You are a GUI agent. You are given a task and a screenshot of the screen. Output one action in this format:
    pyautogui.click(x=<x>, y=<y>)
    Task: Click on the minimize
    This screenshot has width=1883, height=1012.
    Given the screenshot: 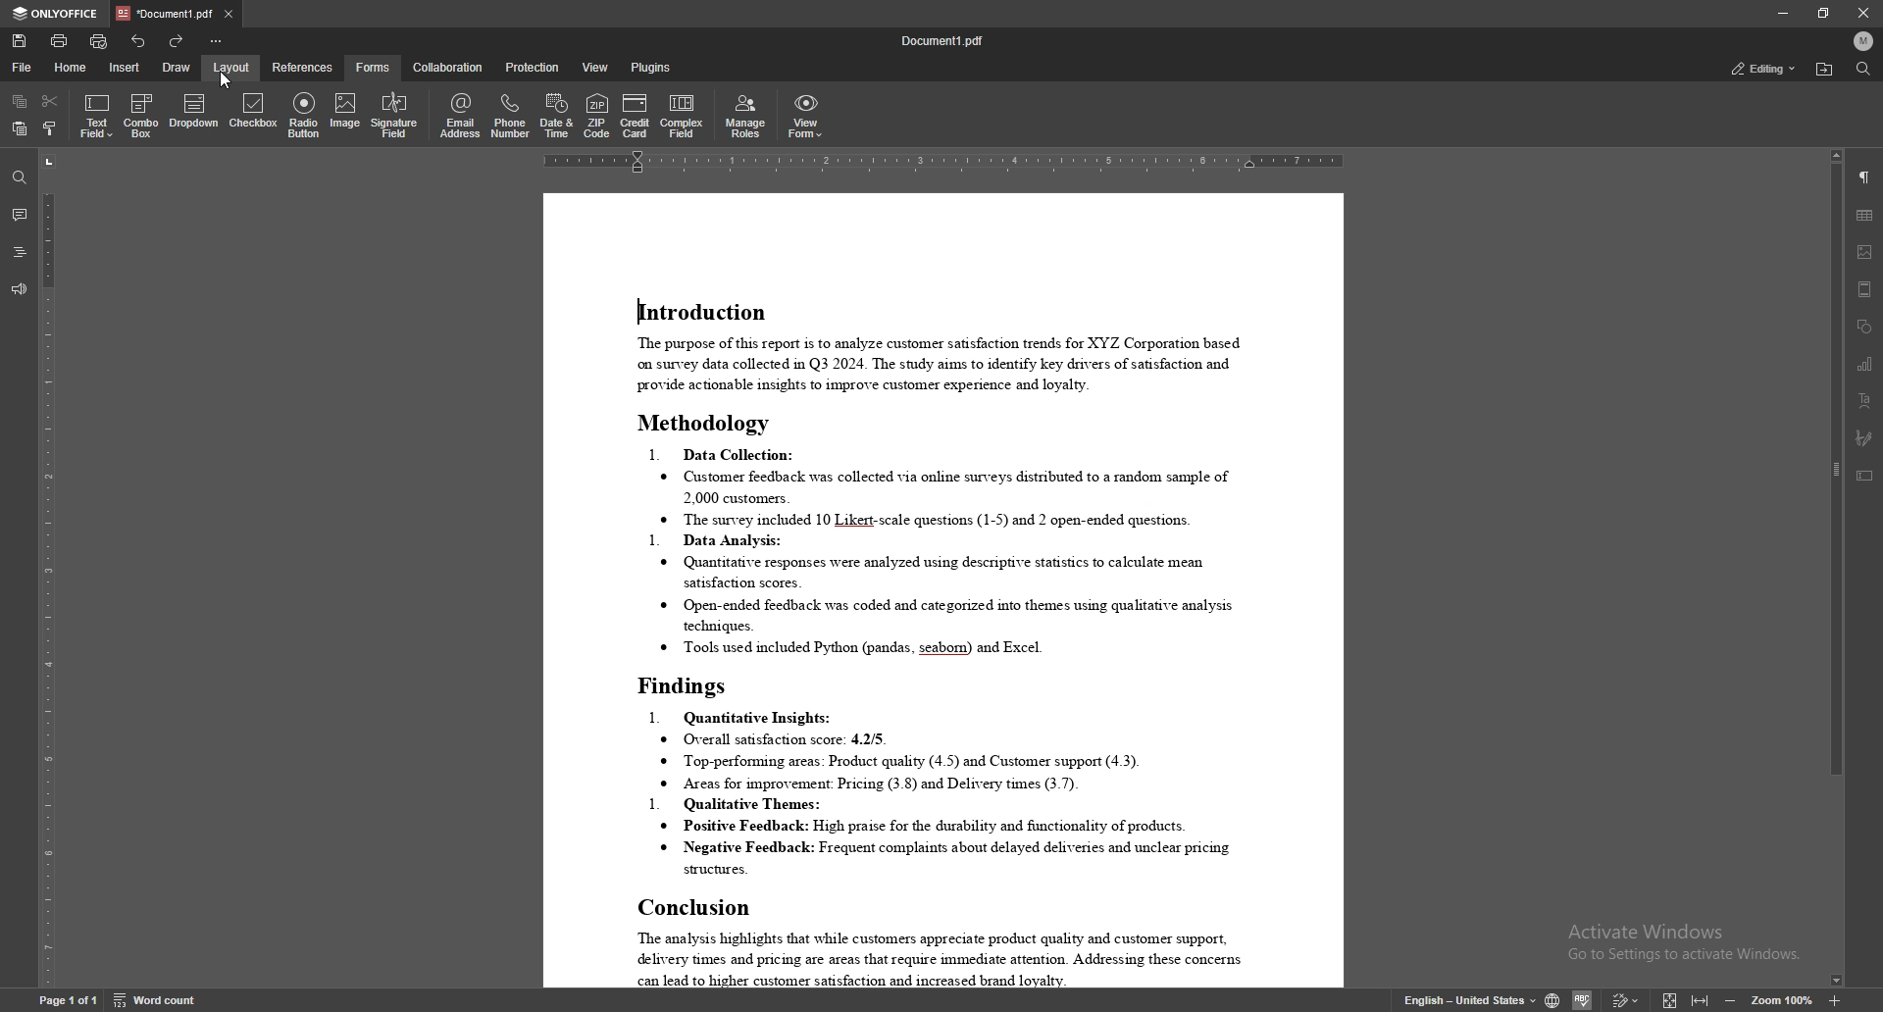 What is the action you would take?
    pyautogui.click(x=1783, y=13)
    